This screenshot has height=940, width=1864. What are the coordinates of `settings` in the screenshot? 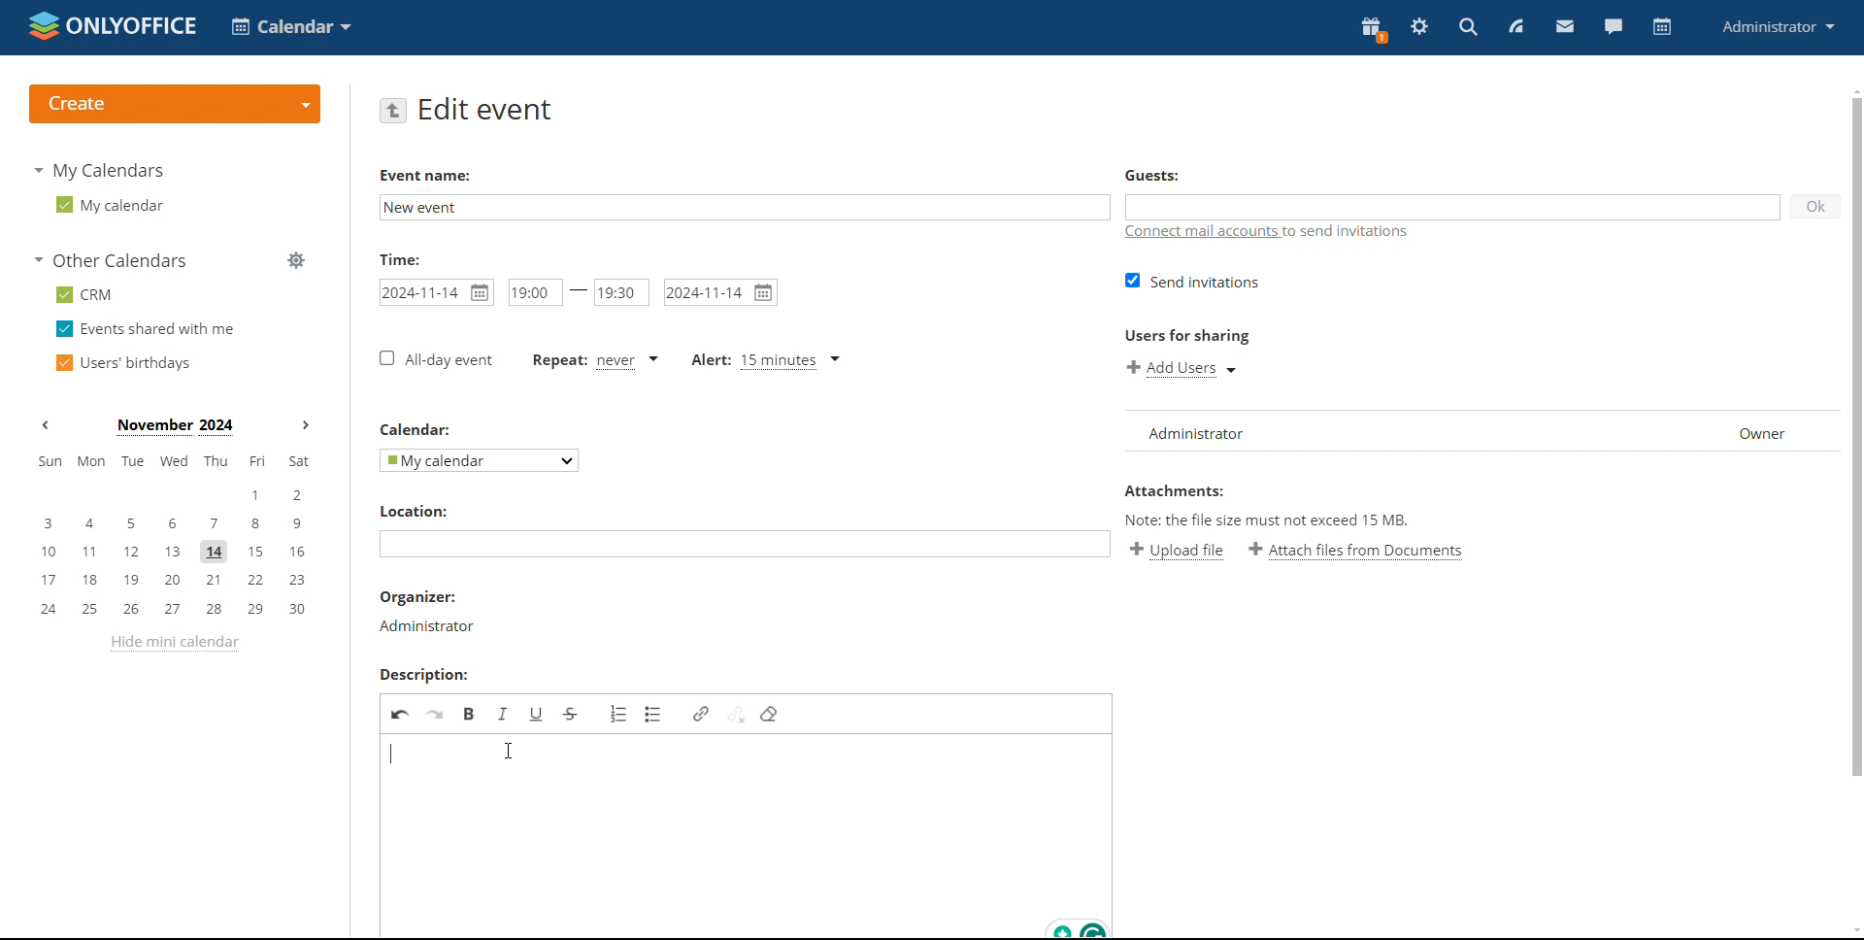 It's located at (1420, 25).